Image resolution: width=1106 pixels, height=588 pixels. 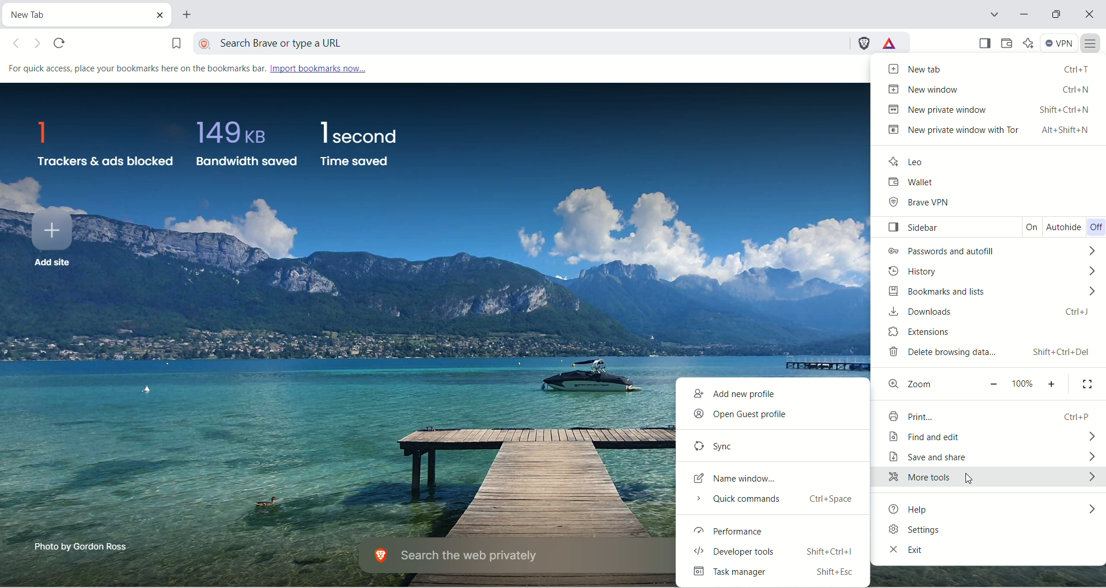 What do you see at coordinates (50, 242) in the screenshot?
I see `add site` at bounding box center [50, 242].